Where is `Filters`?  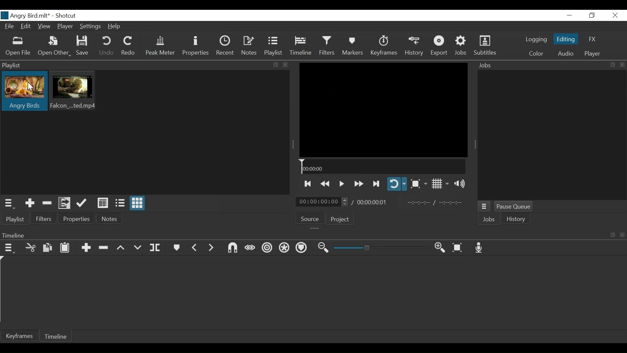 Filters is located at coordinates (326, 46).